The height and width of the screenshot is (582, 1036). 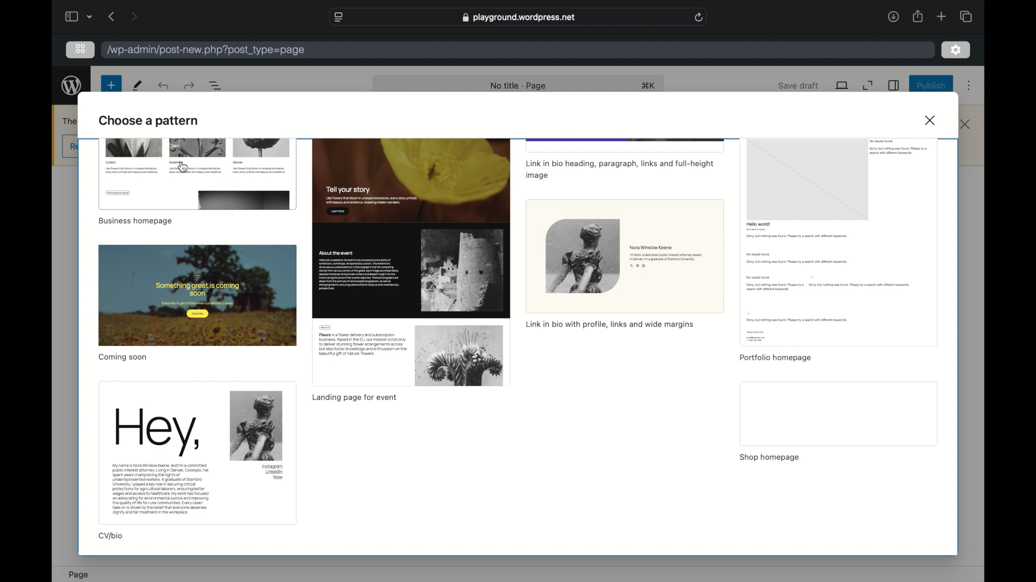 What do you see at coordinates (197, 453) in the screenshot?
I see `preview` at bounding box center [197, 453].